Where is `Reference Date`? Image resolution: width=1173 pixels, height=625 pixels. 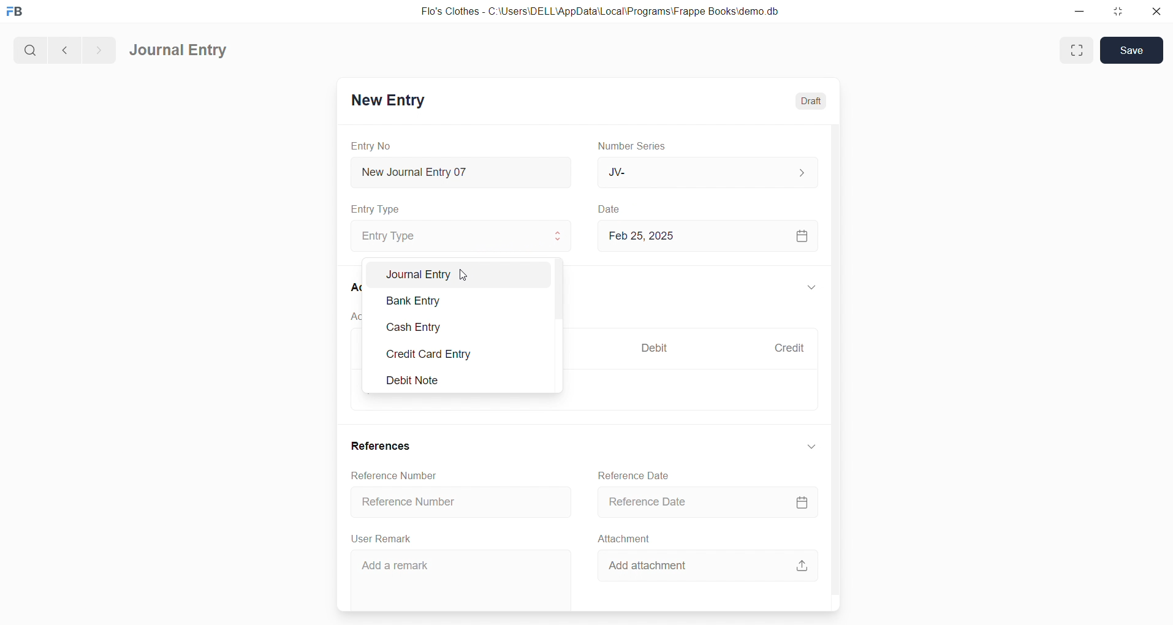
Reference Date is located at coordinates (707, 502).